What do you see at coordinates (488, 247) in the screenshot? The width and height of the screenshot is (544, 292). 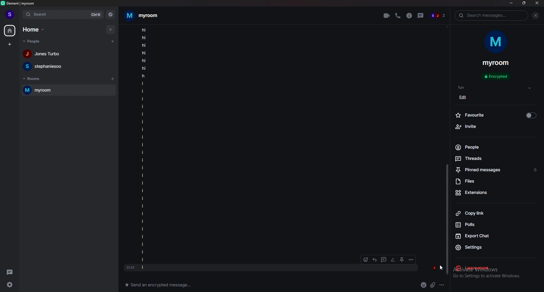 I see `settings` at bounding box center [488, 247].